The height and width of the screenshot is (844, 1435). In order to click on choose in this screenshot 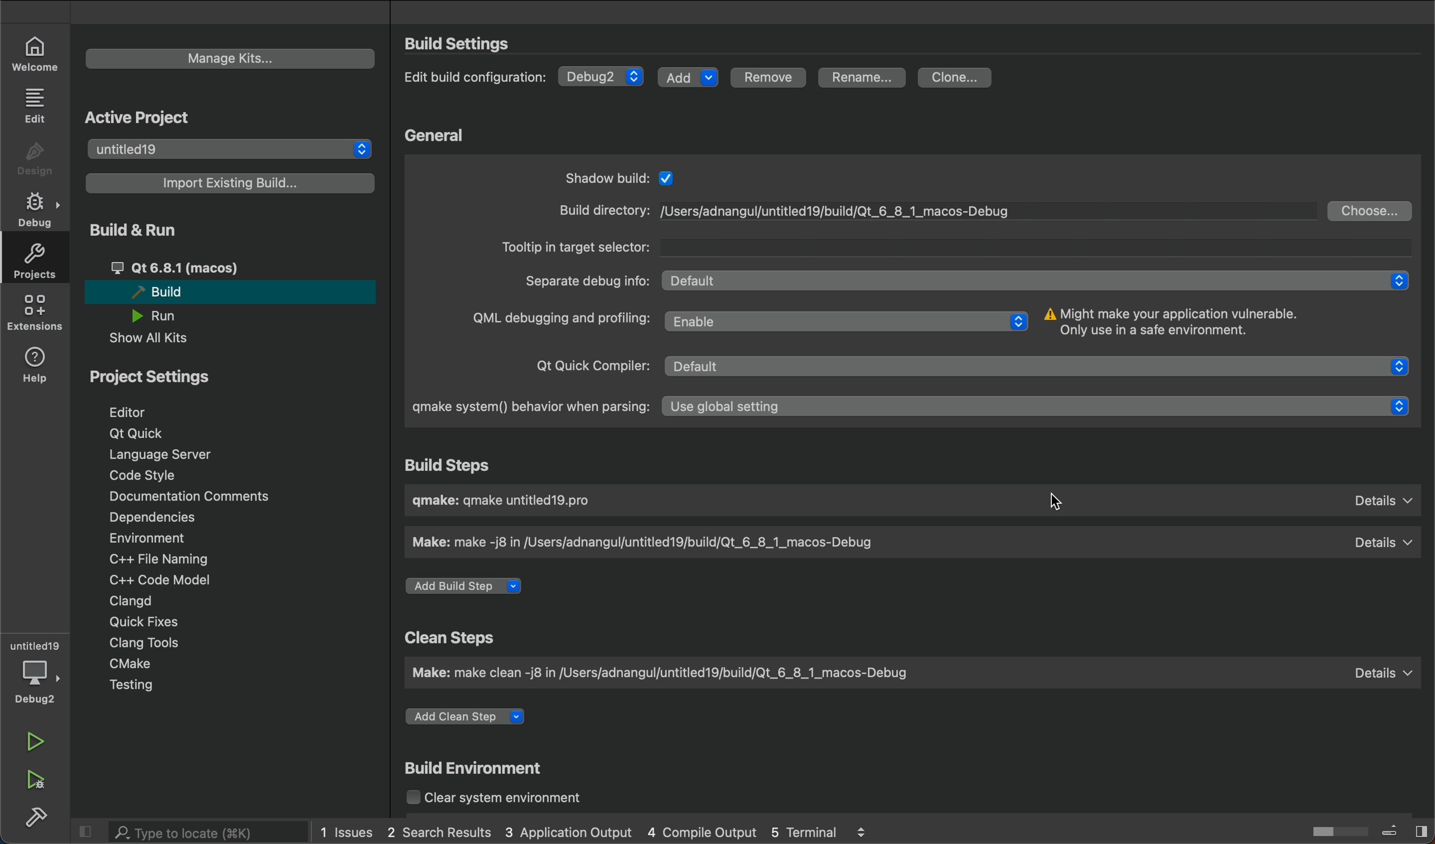, I will do `click(1371, 210)`.